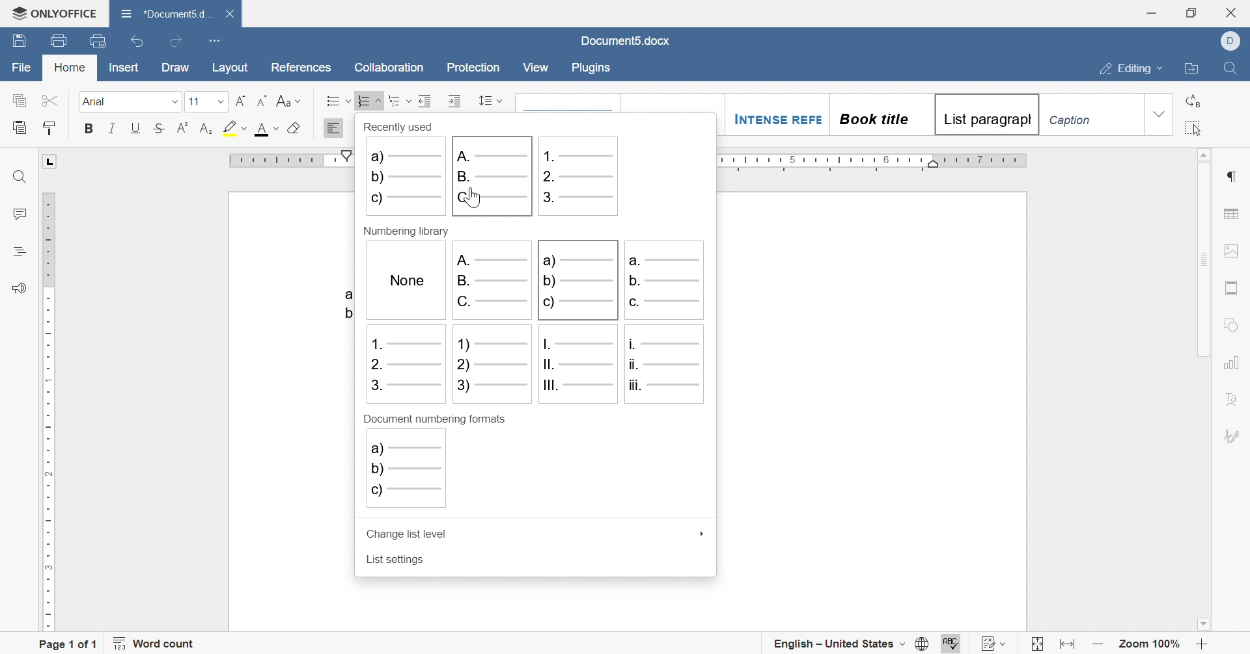 This screenshot has height=654, width=1250. I want to click on none, so click(405, 281).